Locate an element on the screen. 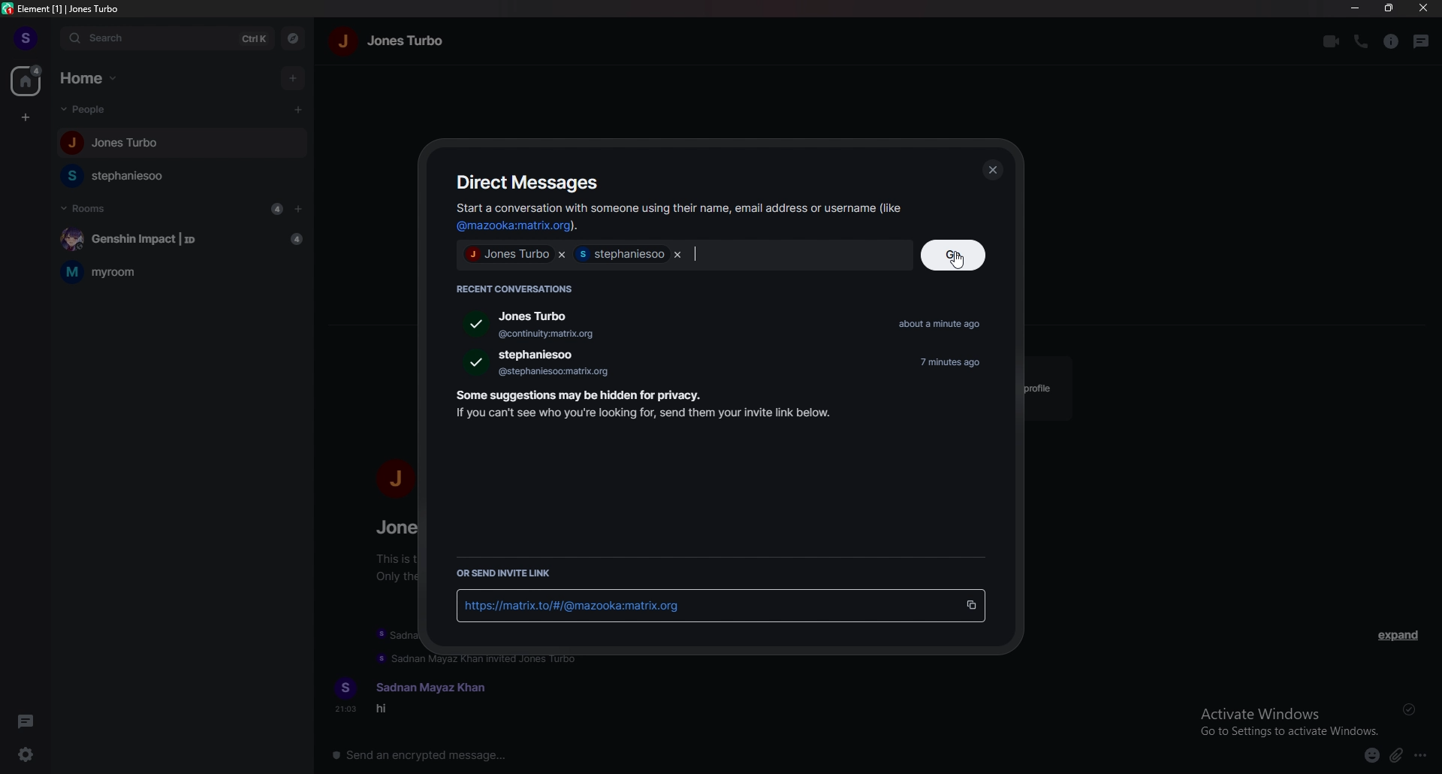  7 minutes ago is located at coordinates (957, 362).